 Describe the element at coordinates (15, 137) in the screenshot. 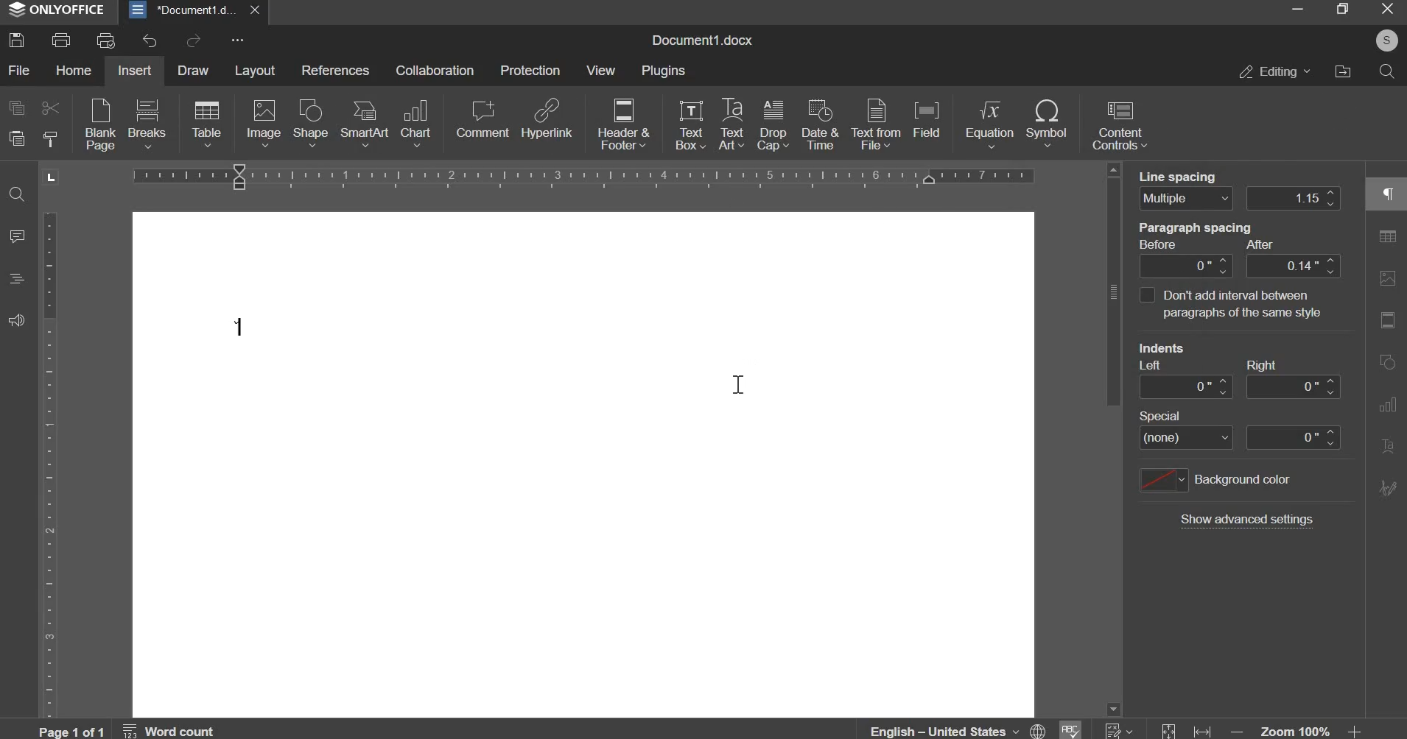

I see `paste` at that location.